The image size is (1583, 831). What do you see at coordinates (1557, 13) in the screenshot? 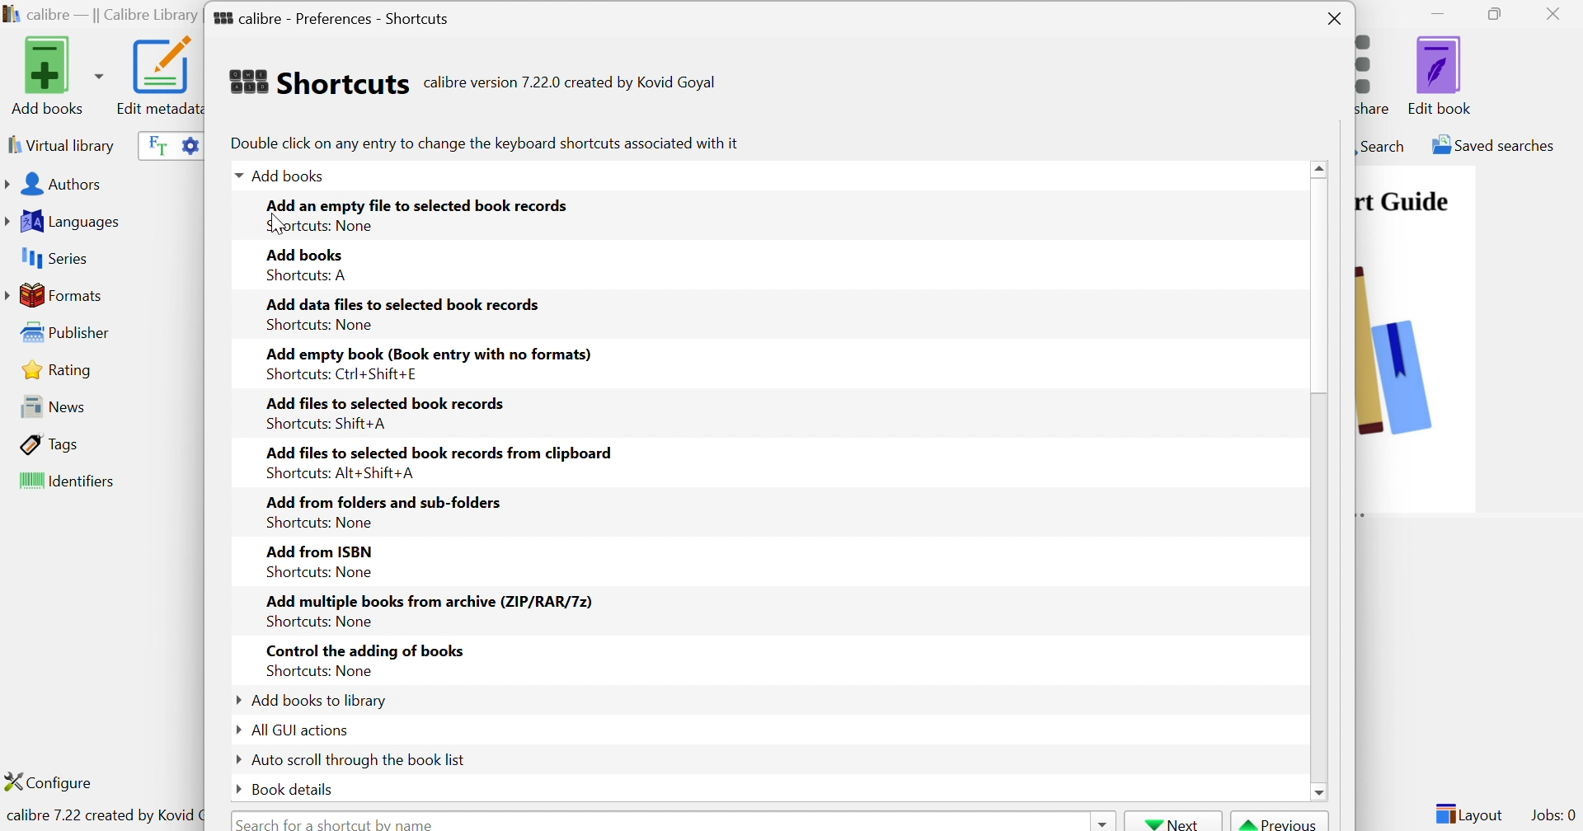
I see `Close` at bounding box center [1557, 13].